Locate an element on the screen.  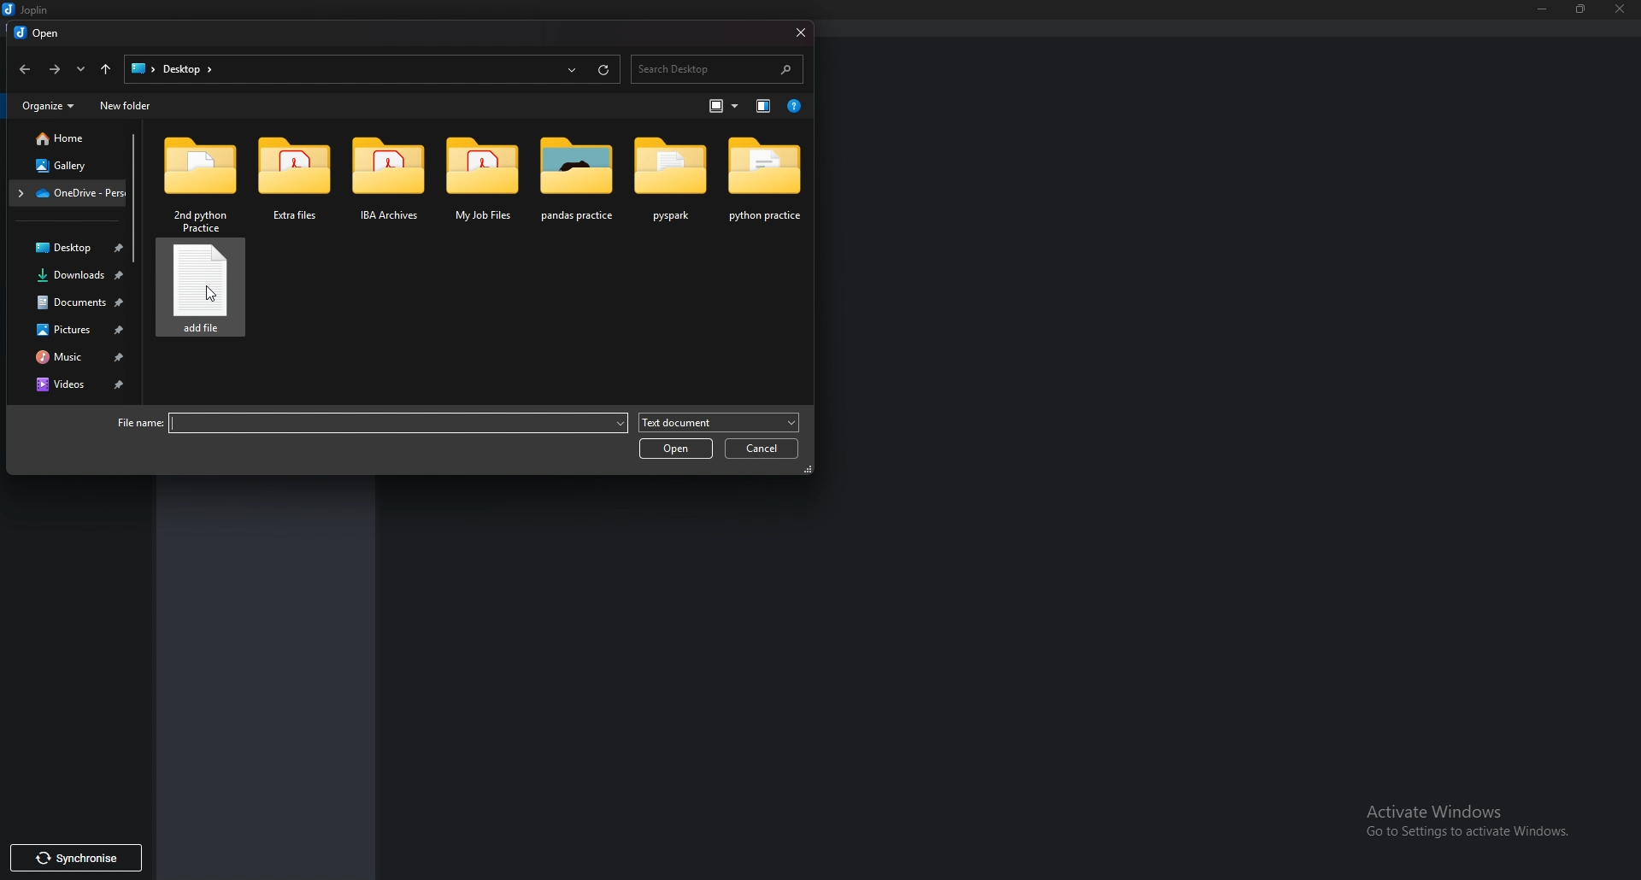
Pictures is located at coordinates (79, 330).